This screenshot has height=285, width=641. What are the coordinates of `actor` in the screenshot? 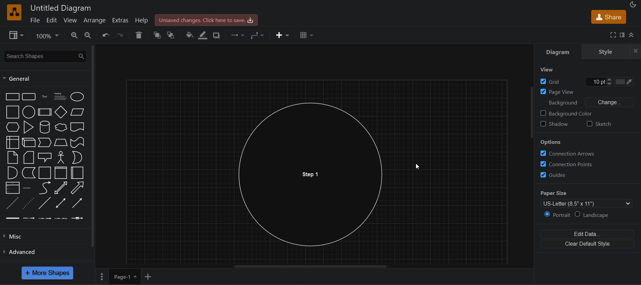 It's located at (62, 158).